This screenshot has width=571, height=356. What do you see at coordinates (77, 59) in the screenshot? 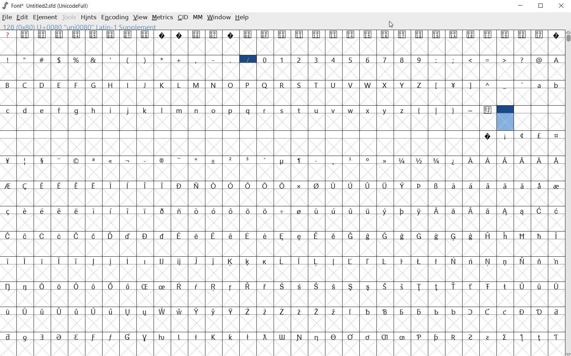
I see `%` at bounding box center [77, 59].